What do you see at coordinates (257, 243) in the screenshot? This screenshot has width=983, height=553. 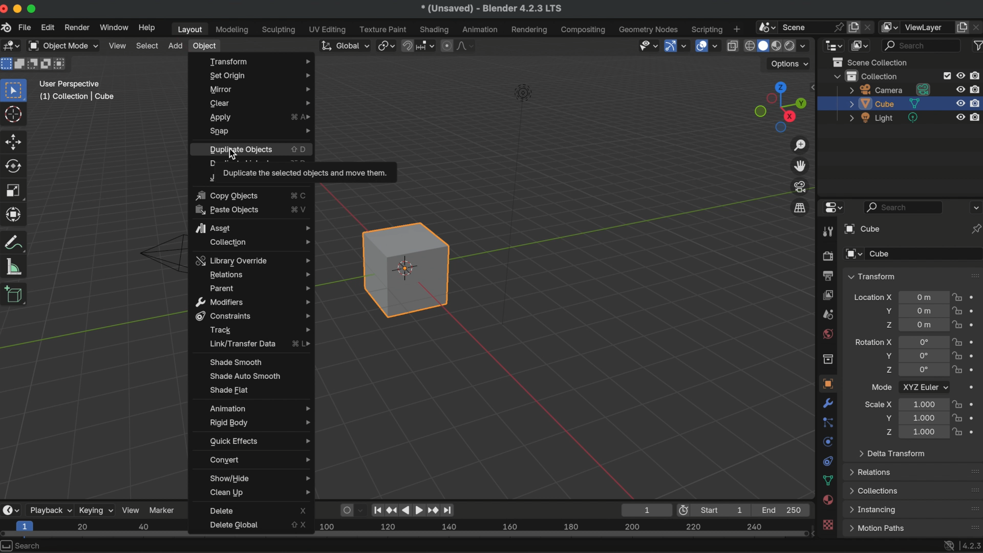 I see `collection menu` at bounding box center [257, 243].